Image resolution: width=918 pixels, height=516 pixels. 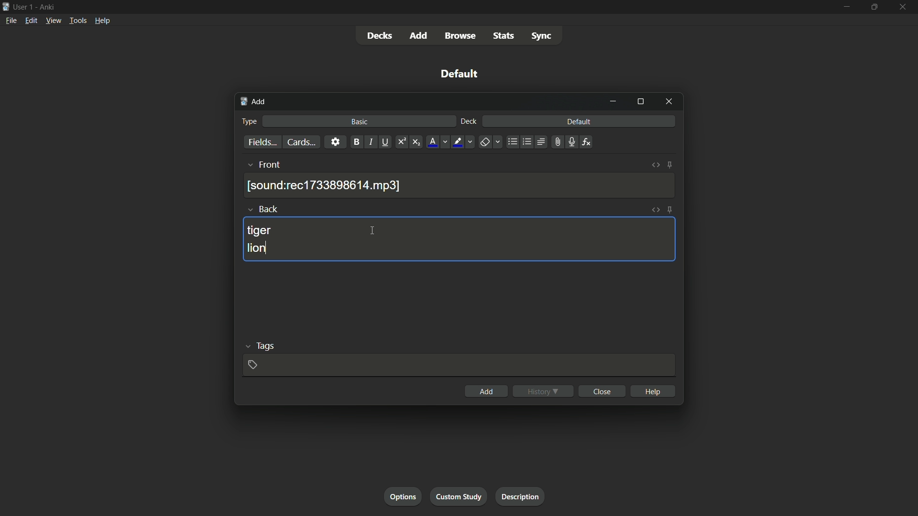 What do you see at coordinates (360, 122) in the screenshot?
I see `basic` at bounding box center [360, 122].